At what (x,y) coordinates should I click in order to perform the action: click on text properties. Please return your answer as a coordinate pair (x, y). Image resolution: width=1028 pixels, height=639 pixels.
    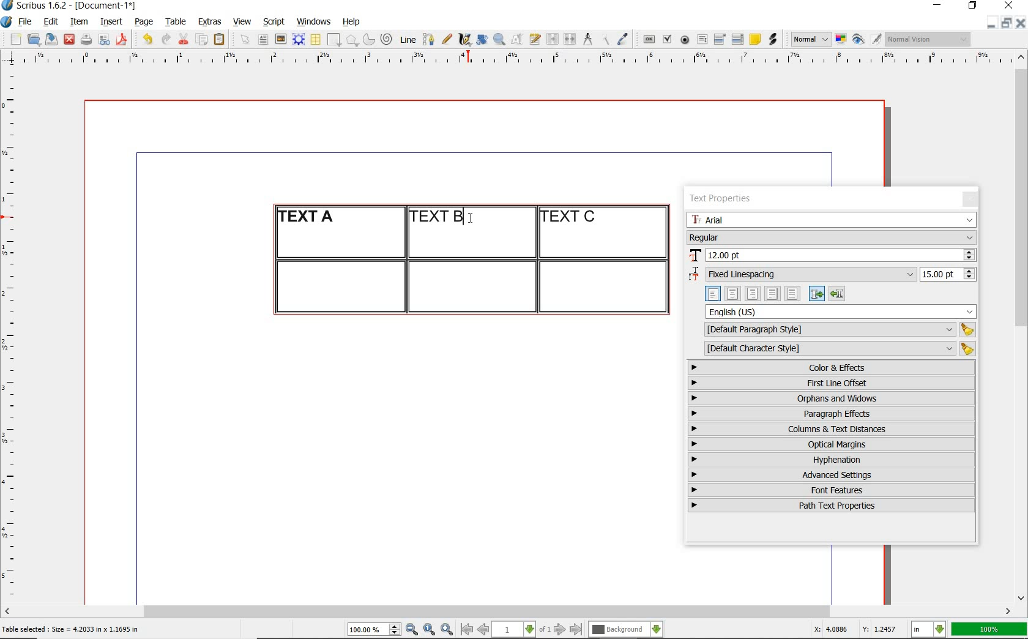
    Looking at the image, I should click on (720, 200).